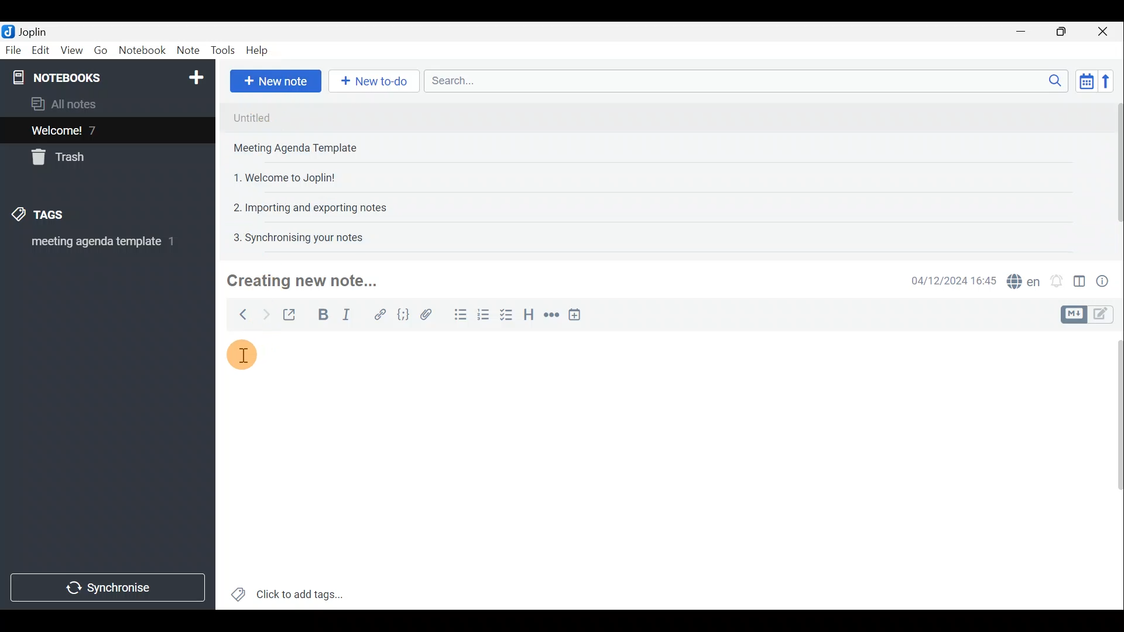 The width and height of the screenshot is (1124, 632). What do you see at coordinates (187, 51) in the screenshot?
I see `Note` at bounding box center [187, 51].